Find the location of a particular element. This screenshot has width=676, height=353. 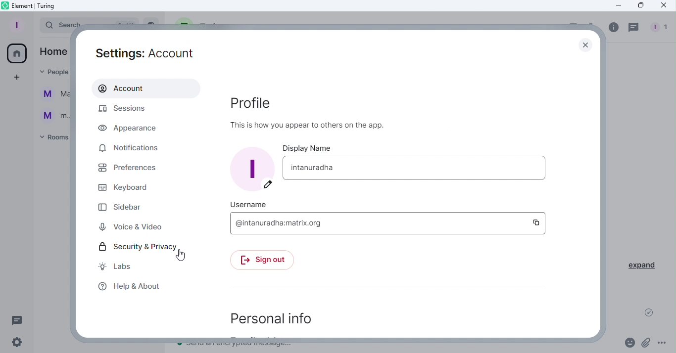

Minimize is located at coordinates (616, 6).